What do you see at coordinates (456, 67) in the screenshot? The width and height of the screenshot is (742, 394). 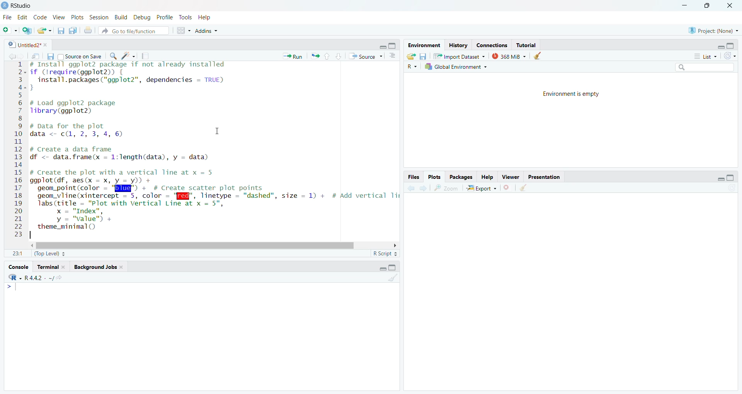 I see `Global Environment +` at bounding box center [456, 67].